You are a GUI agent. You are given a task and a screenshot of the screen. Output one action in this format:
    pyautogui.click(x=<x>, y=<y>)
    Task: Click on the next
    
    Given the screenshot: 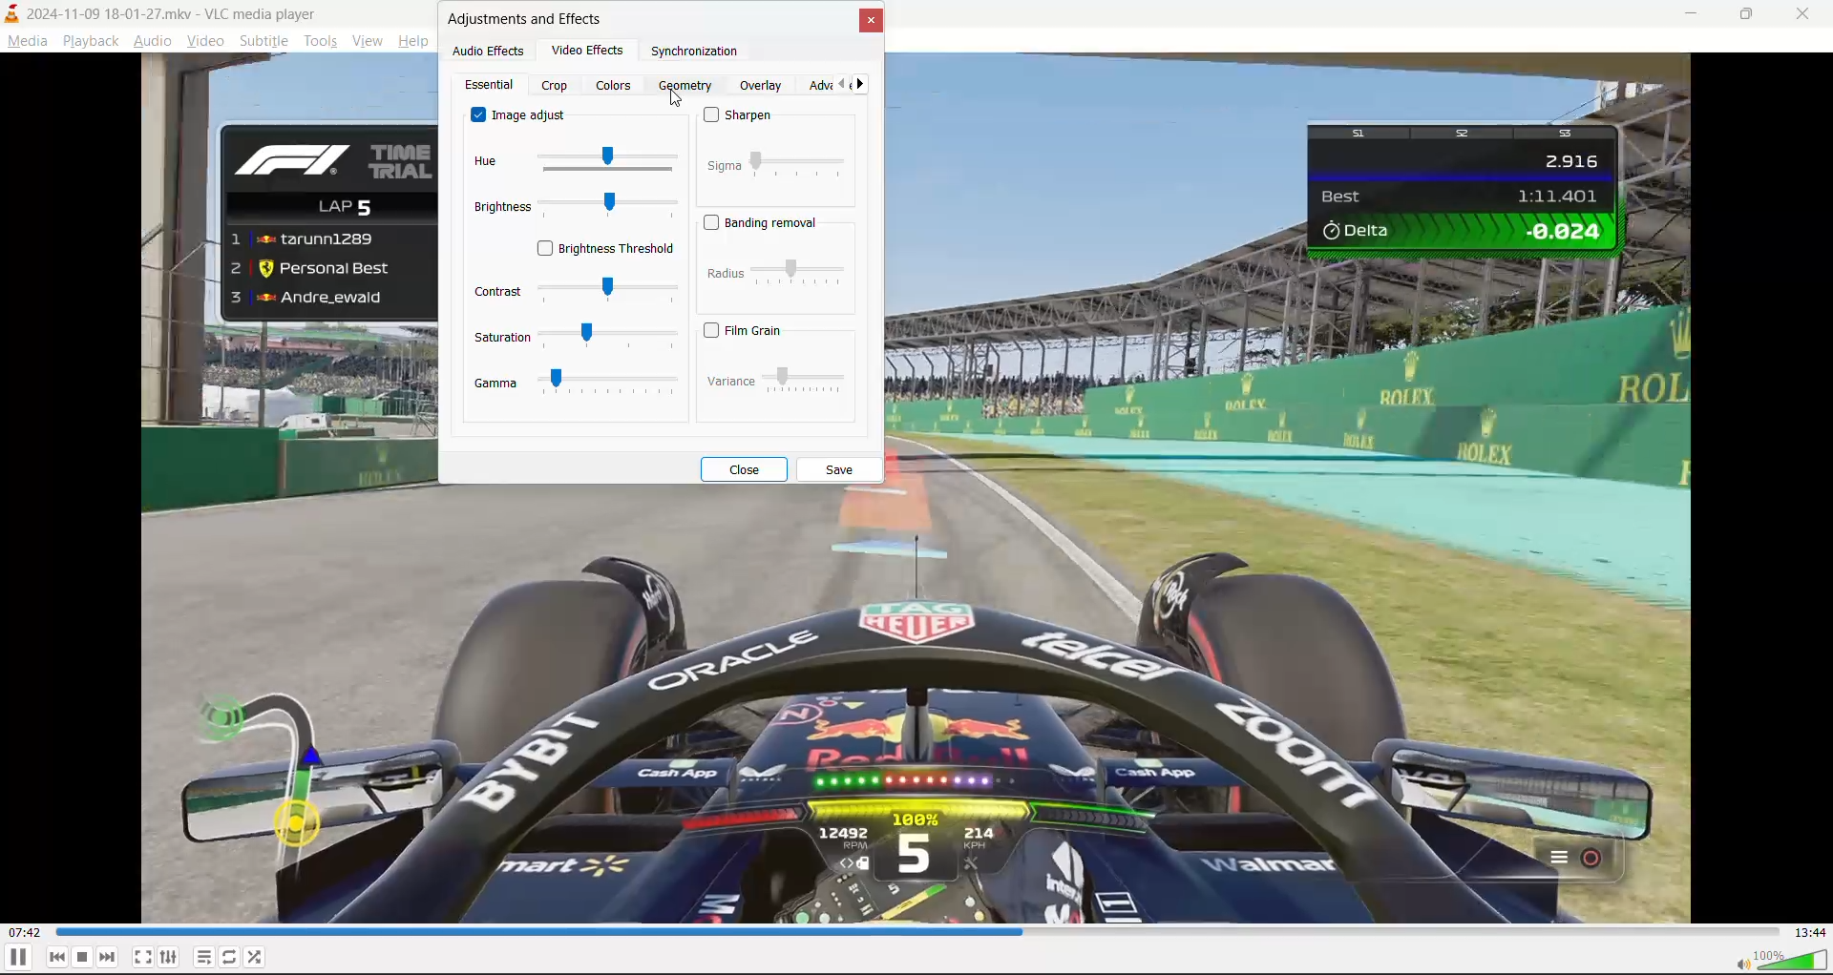 What is the action you would take?
    pyautogui.click(x=108, y=956)
    